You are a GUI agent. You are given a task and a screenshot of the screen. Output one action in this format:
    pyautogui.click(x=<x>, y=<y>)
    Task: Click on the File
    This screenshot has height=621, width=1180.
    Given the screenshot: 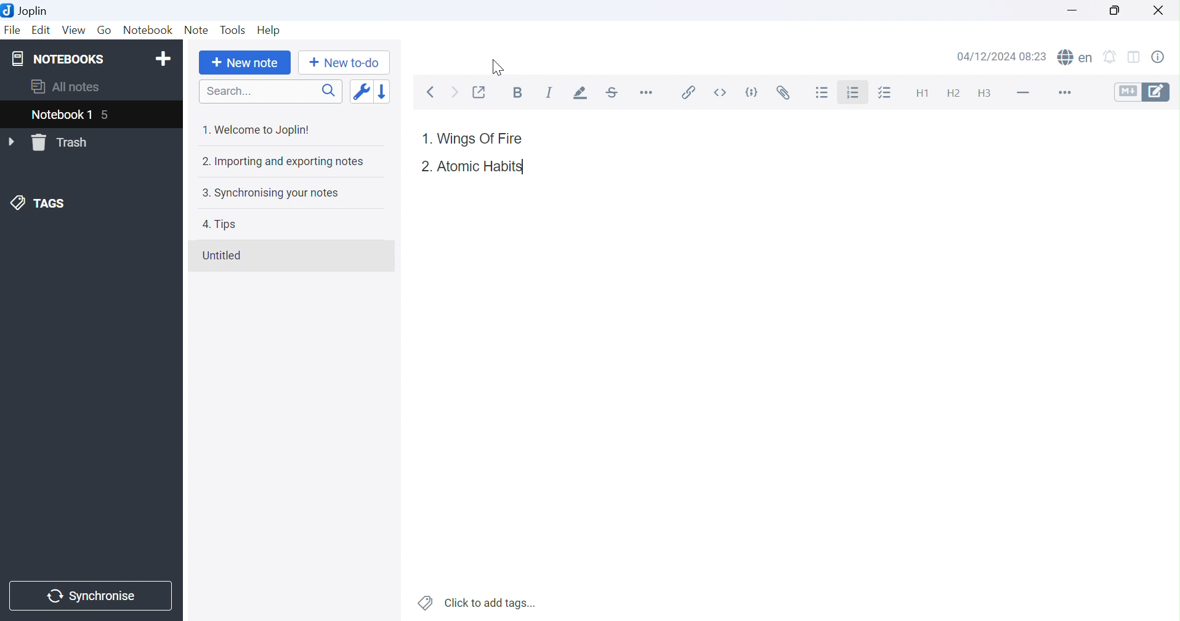 What is the action you would take?
    pyautogui.click(x=12, y=31)
    